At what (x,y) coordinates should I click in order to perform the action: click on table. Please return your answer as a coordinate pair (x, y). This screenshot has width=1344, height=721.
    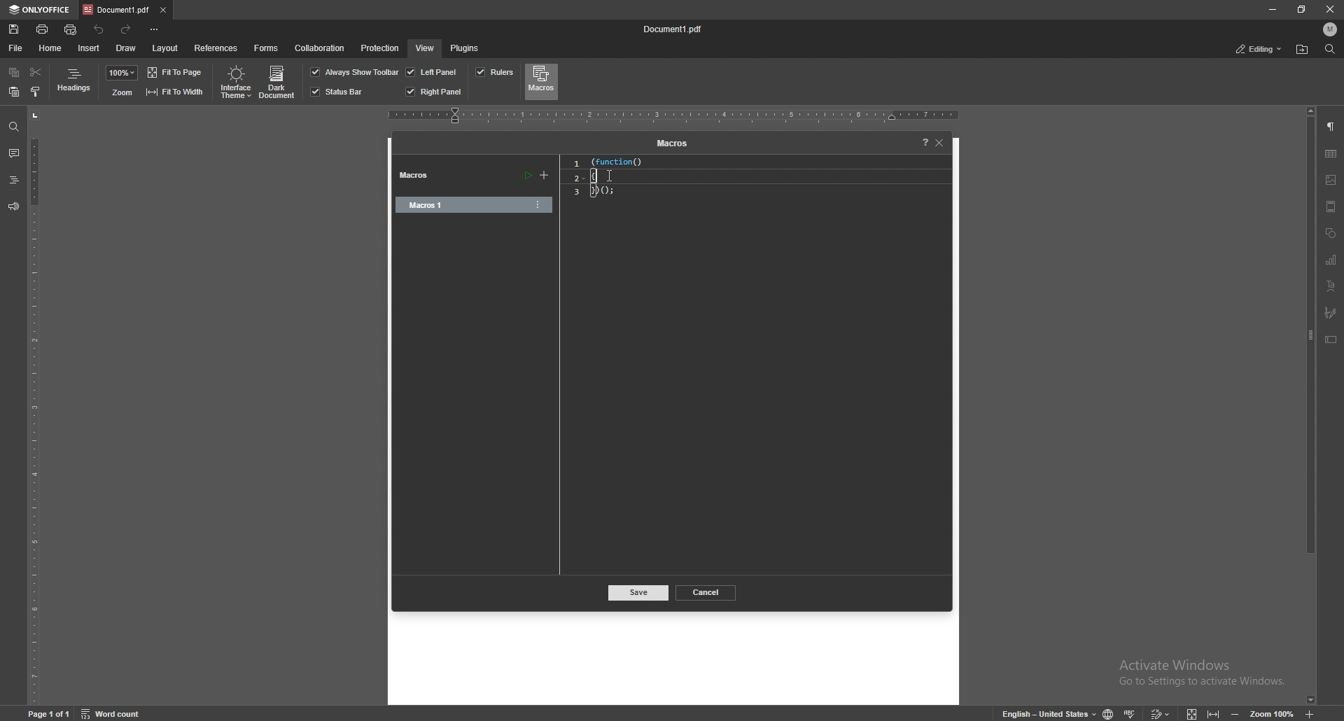
    Looking at the image, I should click on (1331, 154).